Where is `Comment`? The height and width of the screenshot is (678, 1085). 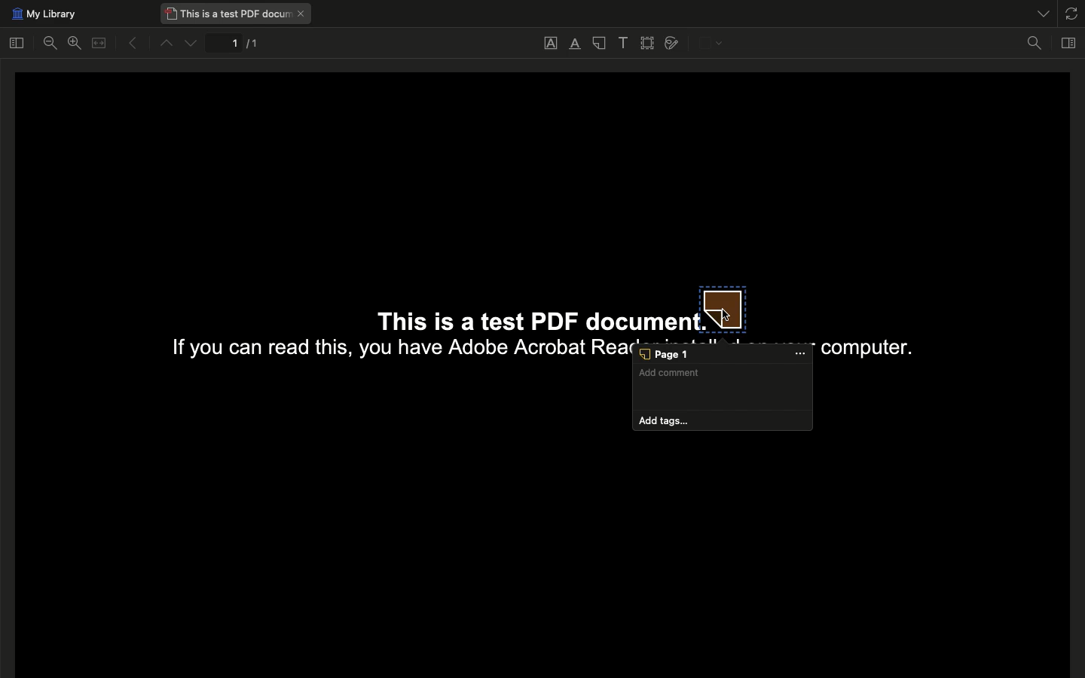
Comment is located at coordinates (723, 387).